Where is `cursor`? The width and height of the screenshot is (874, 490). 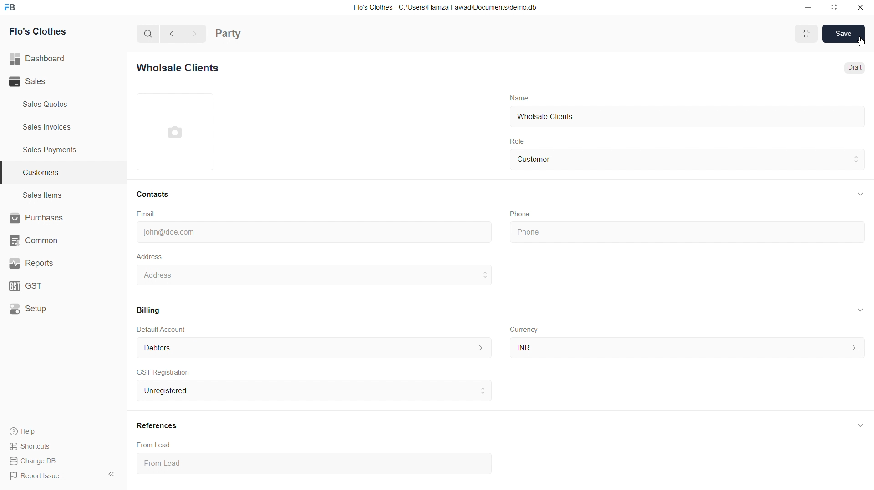 cursor is located at coordinates (859, 42).